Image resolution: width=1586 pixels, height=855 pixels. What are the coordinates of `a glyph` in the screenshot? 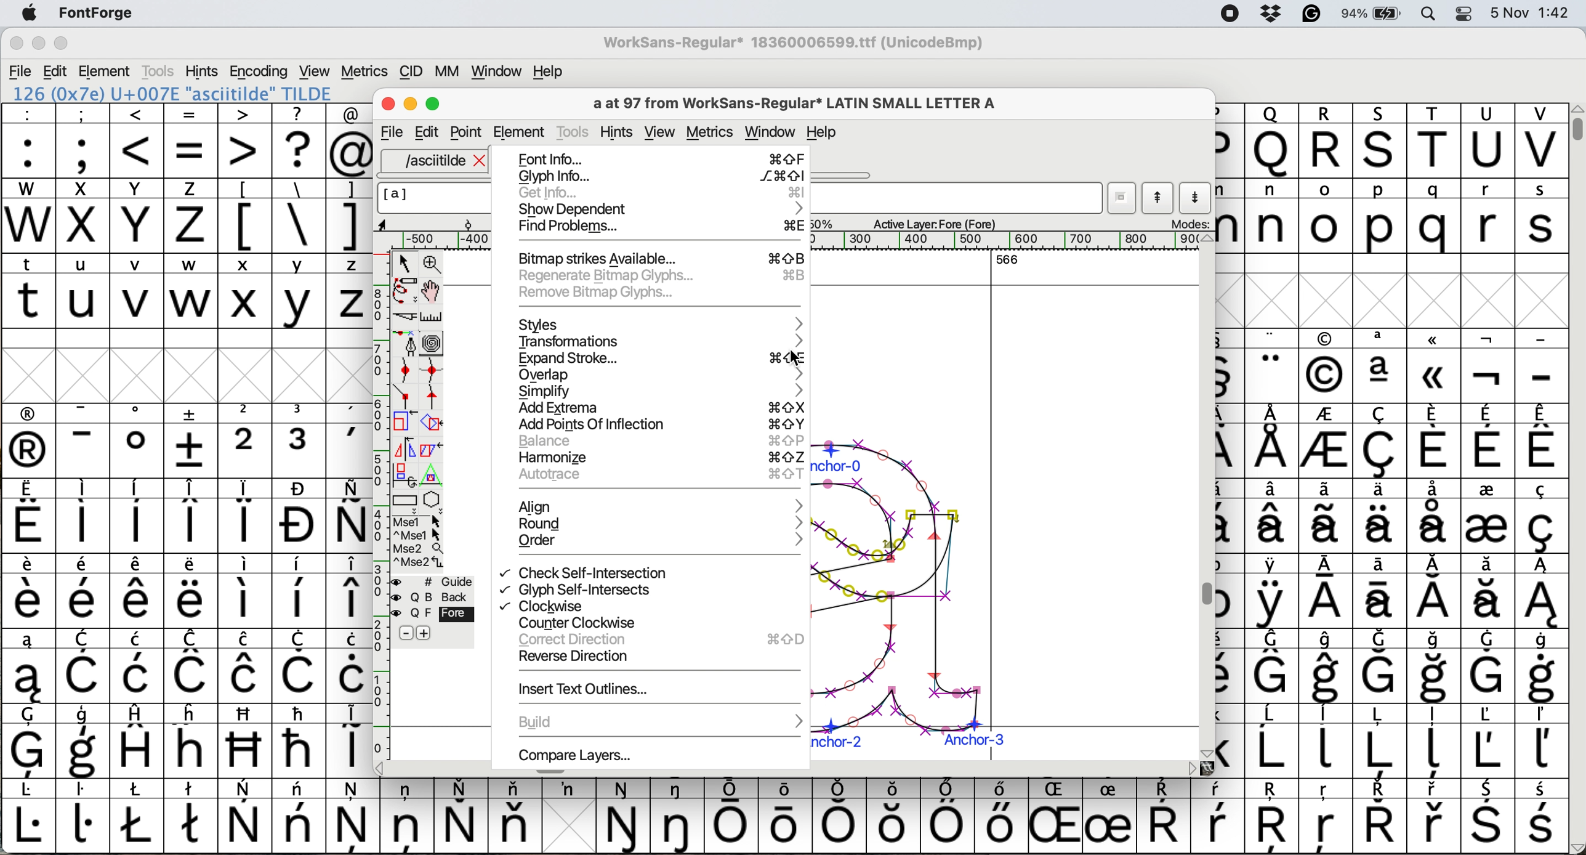 It's located at (916, 681).